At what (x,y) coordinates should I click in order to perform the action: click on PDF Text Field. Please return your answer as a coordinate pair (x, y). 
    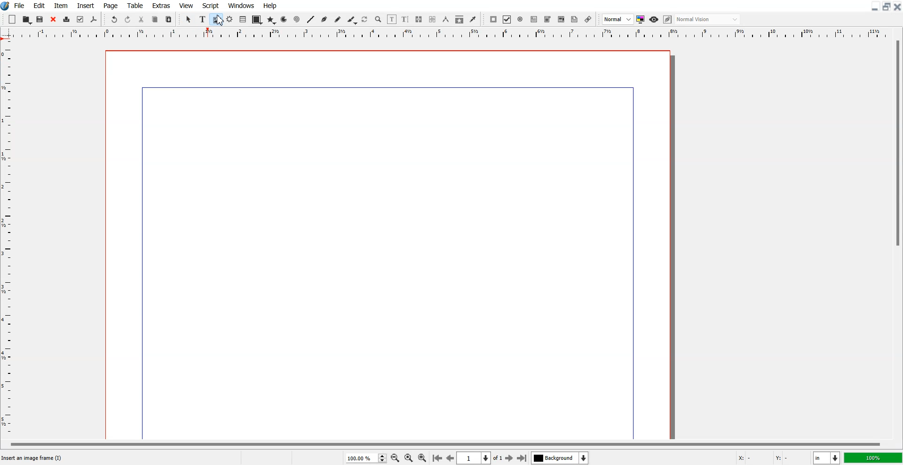
    Looking at the image, I should click on (534, 19).